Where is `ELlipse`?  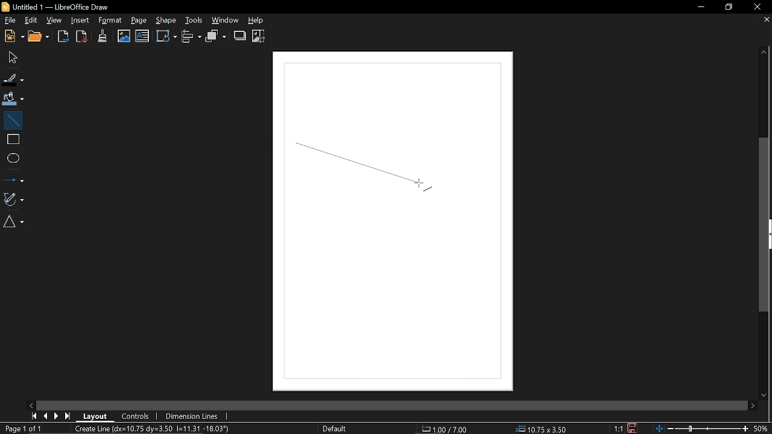
ELlipse is located at coordinates (13, 158).